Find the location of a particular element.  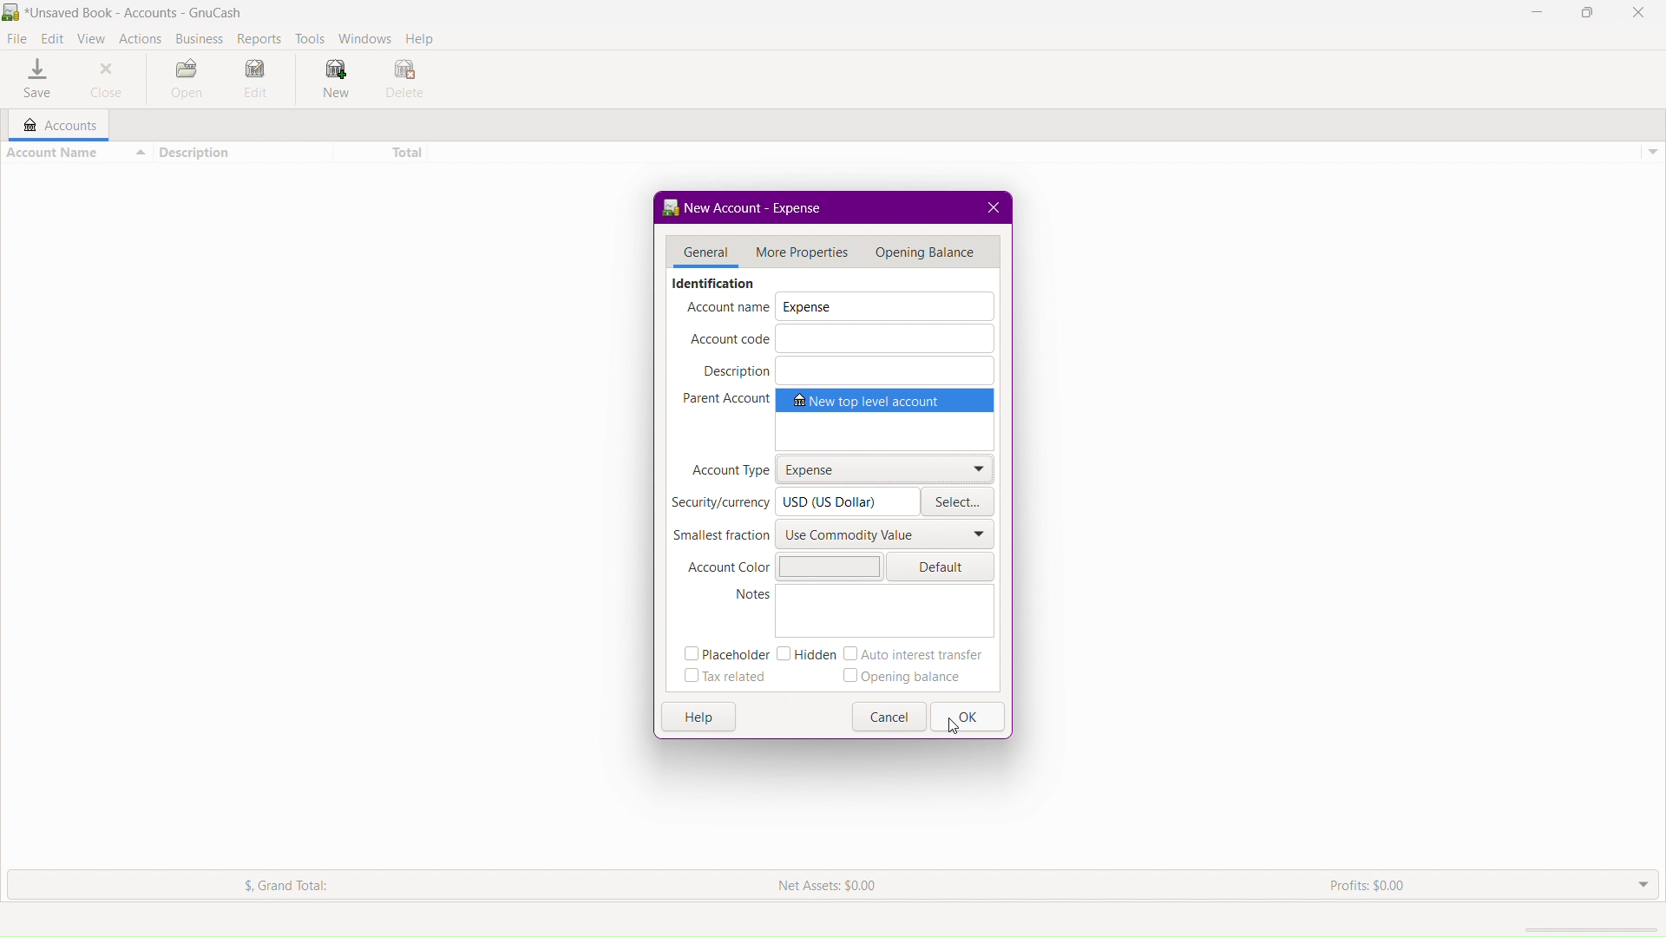

New is located at coordinates (332, 81).